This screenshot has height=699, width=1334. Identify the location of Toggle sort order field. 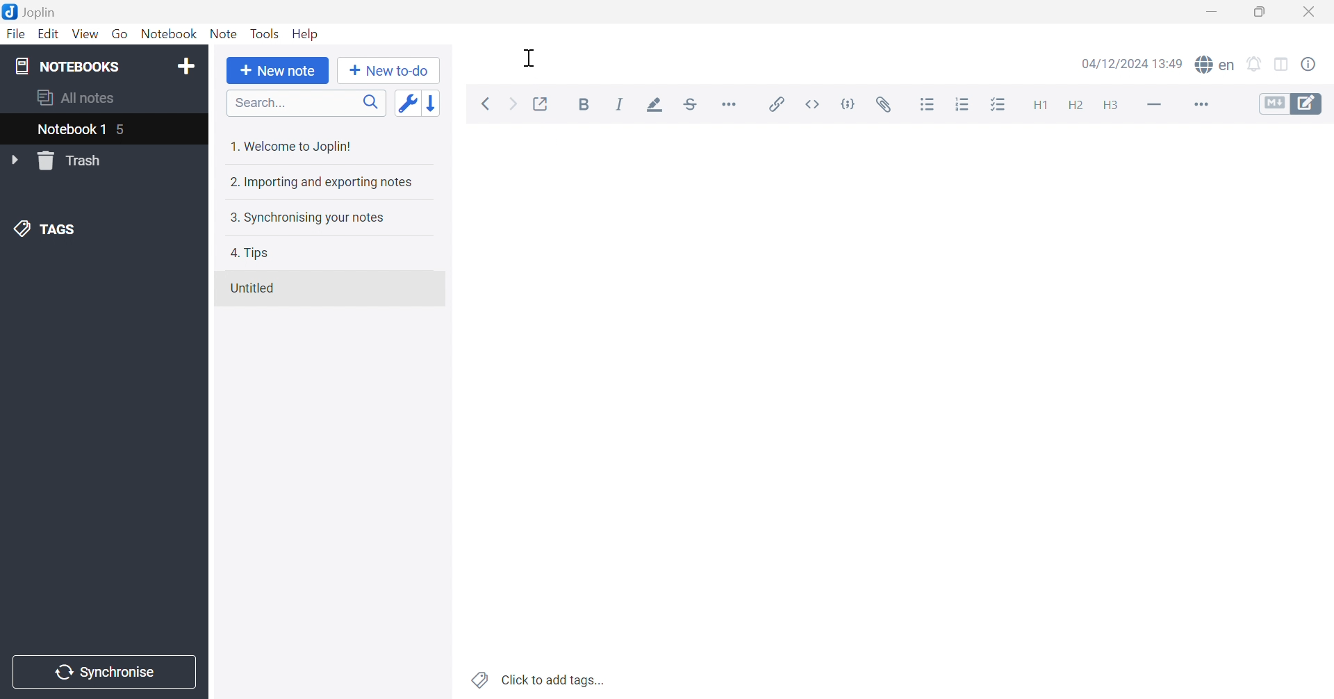
(406, 104).